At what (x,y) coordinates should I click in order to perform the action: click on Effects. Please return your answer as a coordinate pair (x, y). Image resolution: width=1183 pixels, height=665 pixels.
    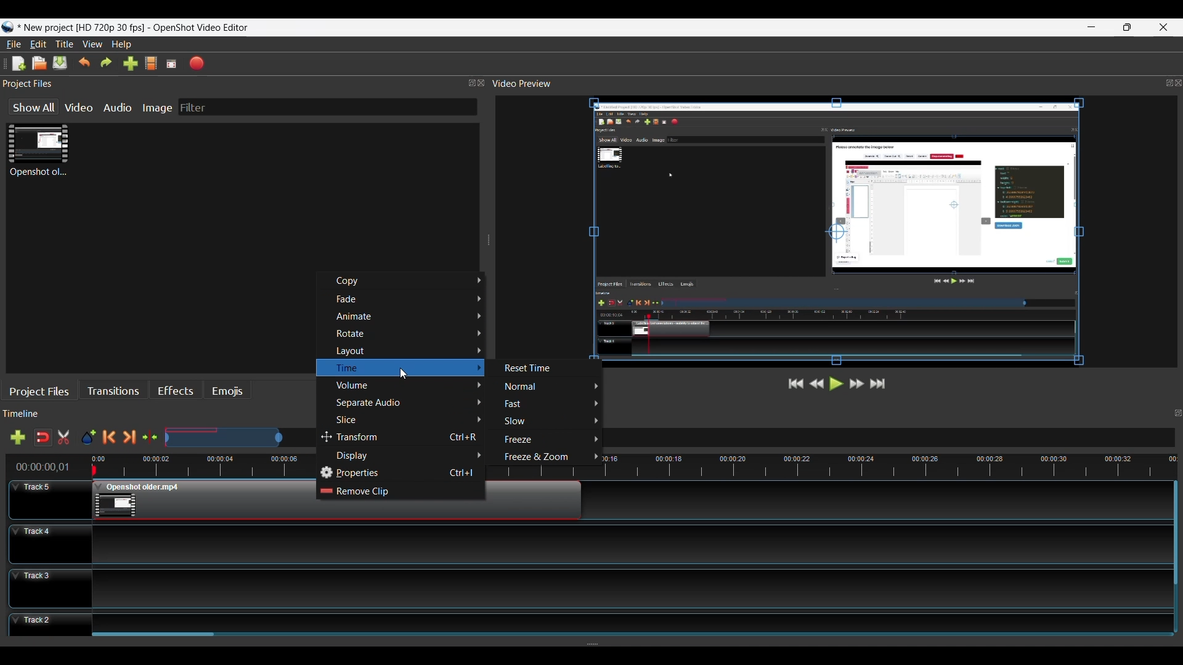
    Looking at the image, I should click on (176, 392).